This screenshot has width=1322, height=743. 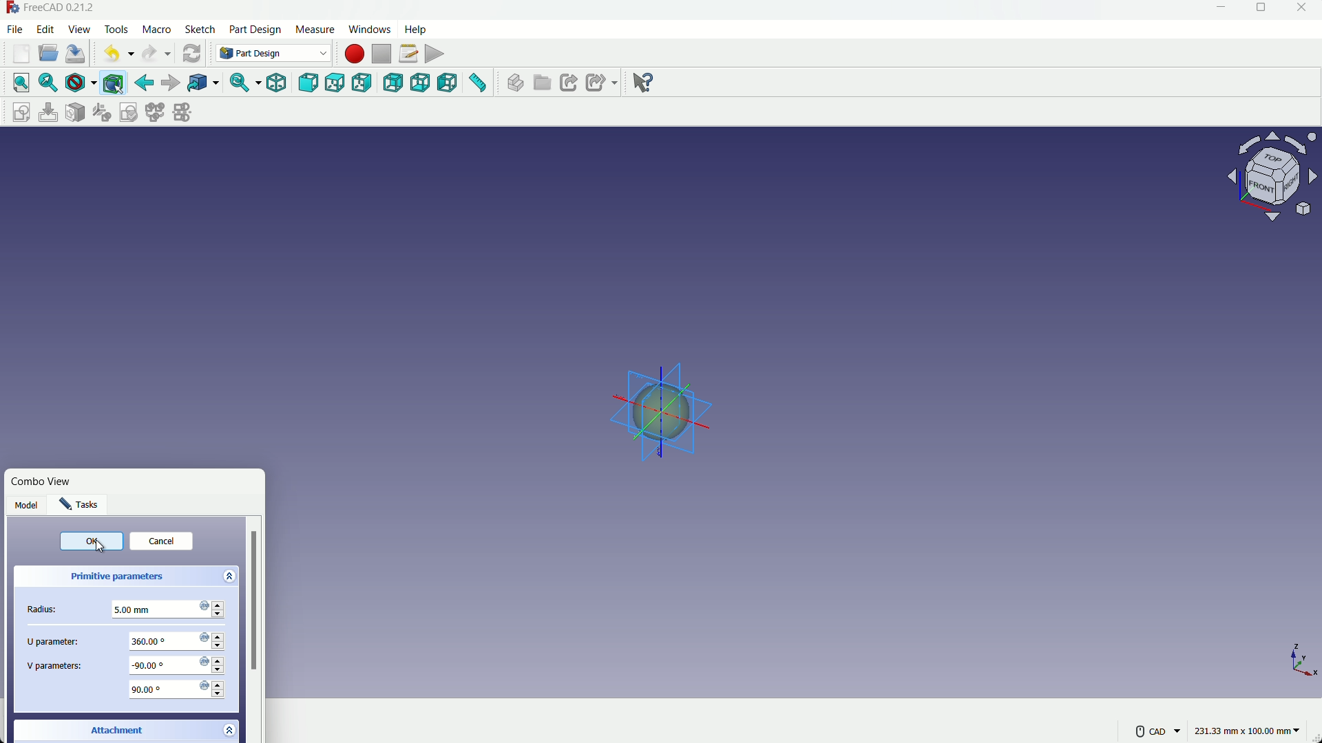 What do you see at coordinates (22, 111) in the screenshot?
I see `create sketch` at bounding box center [22, 111].